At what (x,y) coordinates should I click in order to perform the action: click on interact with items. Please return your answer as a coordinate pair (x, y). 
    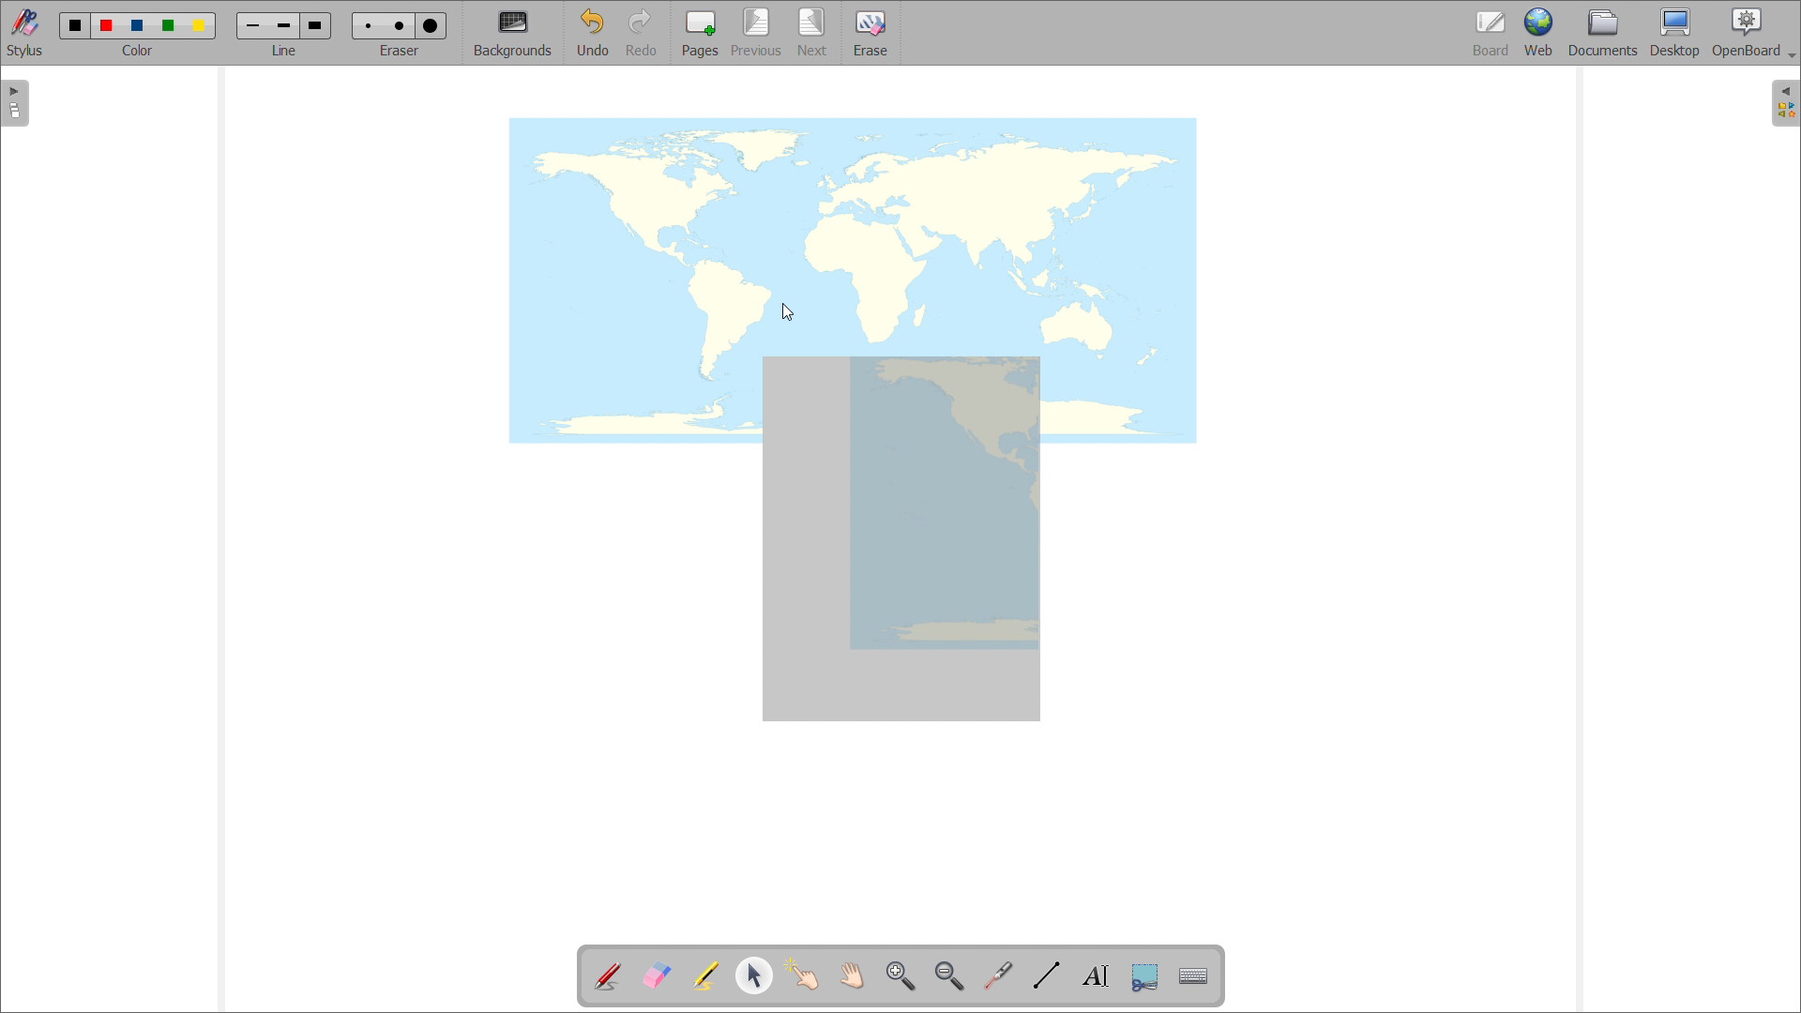
    Looking at the image, I should click on (803, 974).